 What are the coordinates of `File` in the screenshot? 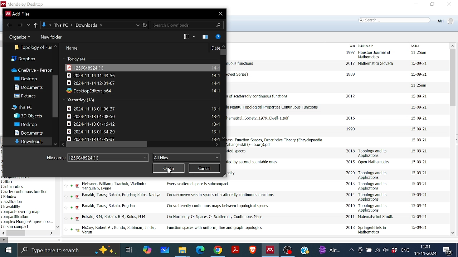 It's located at (91, 125).